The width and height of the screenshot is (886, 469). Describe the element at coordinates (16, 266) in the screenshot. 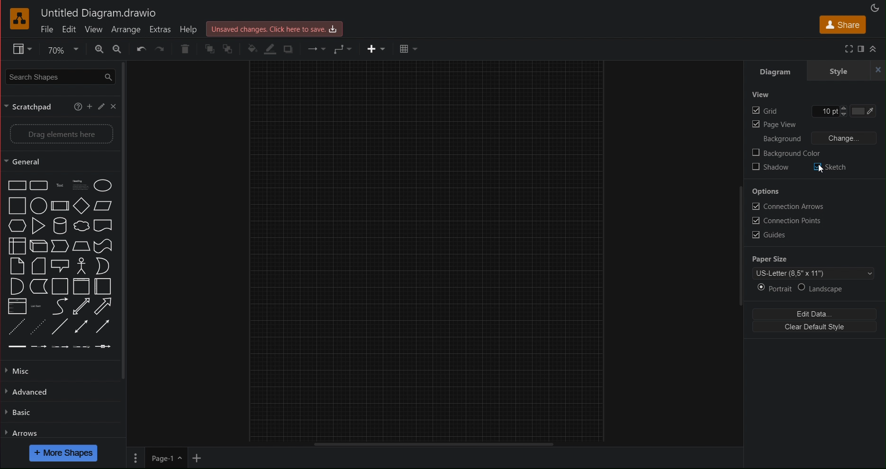

I see `note` at that location.